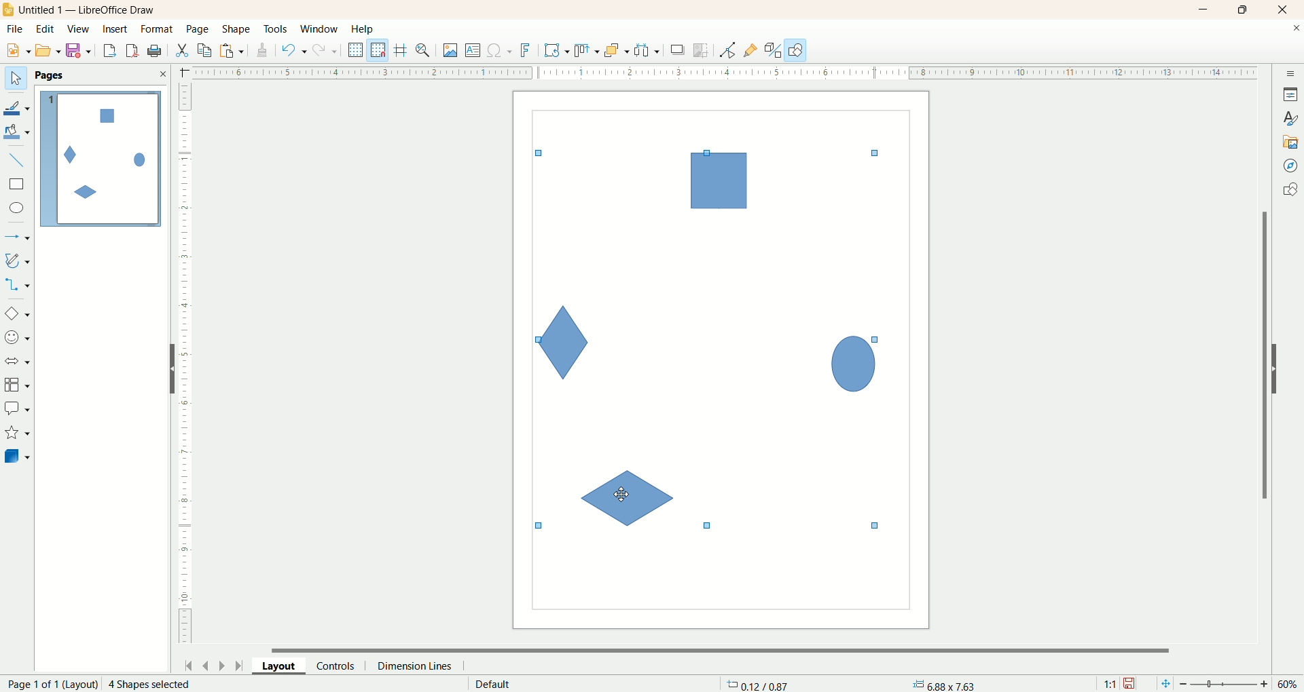 Image resolution: width=1304 pixels, height=692 pixels. What do you see at coordinates (158, 30) in the screenshot?
I see `format` at bounding box center [158, 30].